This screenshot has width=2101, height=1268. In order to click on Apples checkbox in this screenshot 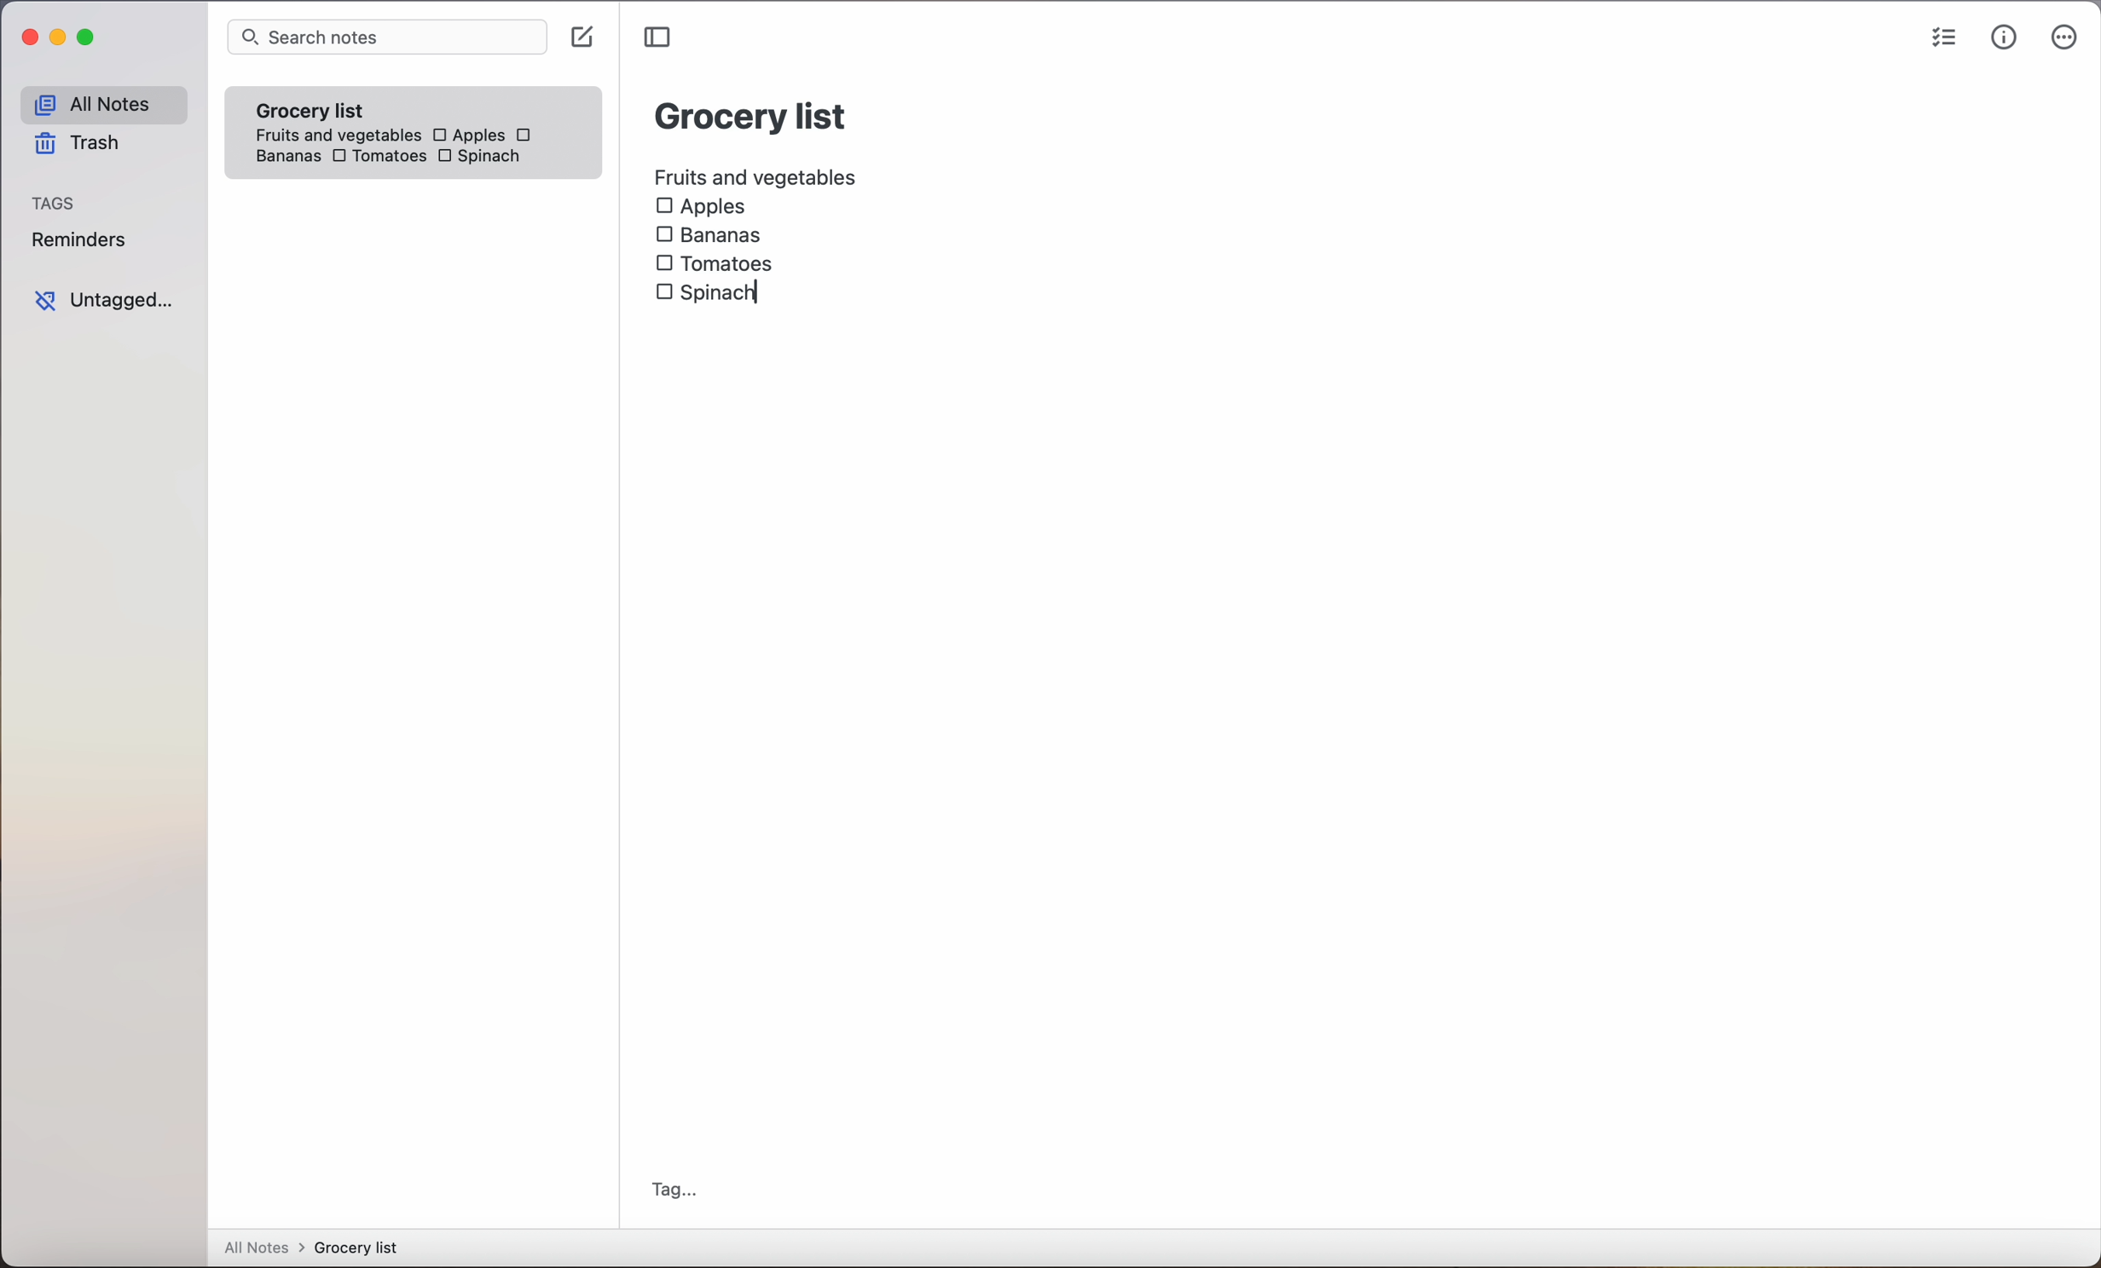, I will do `click(467, 135)`.